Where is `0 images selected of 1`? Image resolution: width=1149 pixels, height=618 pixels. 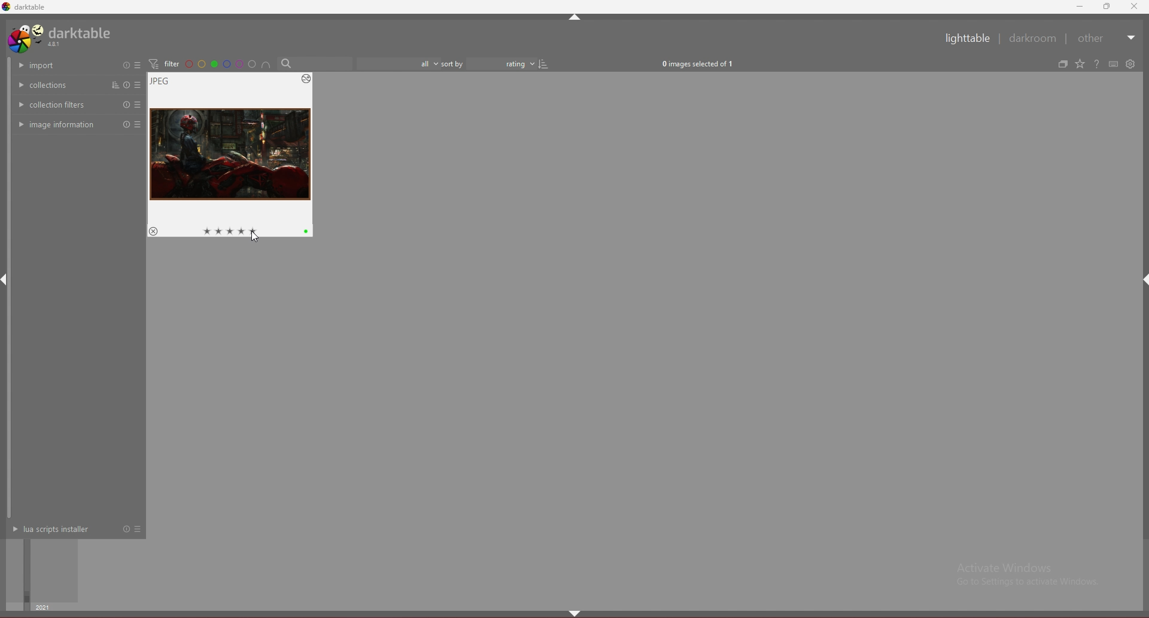 0 images selected of 1 is located at coordinates (698, 64).